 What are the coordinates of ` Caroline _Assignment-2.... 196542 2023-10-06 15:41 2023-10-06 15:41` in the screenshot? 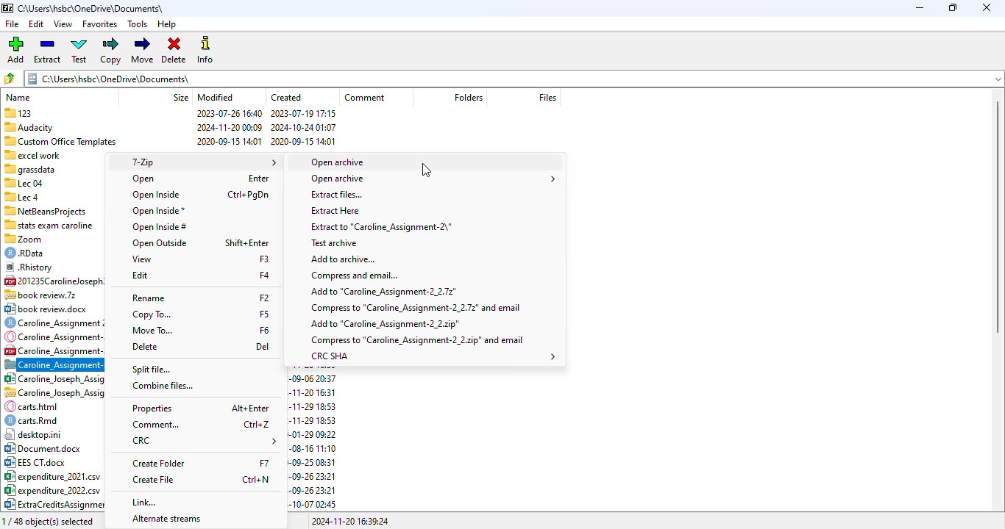 It's located at (52, 350).